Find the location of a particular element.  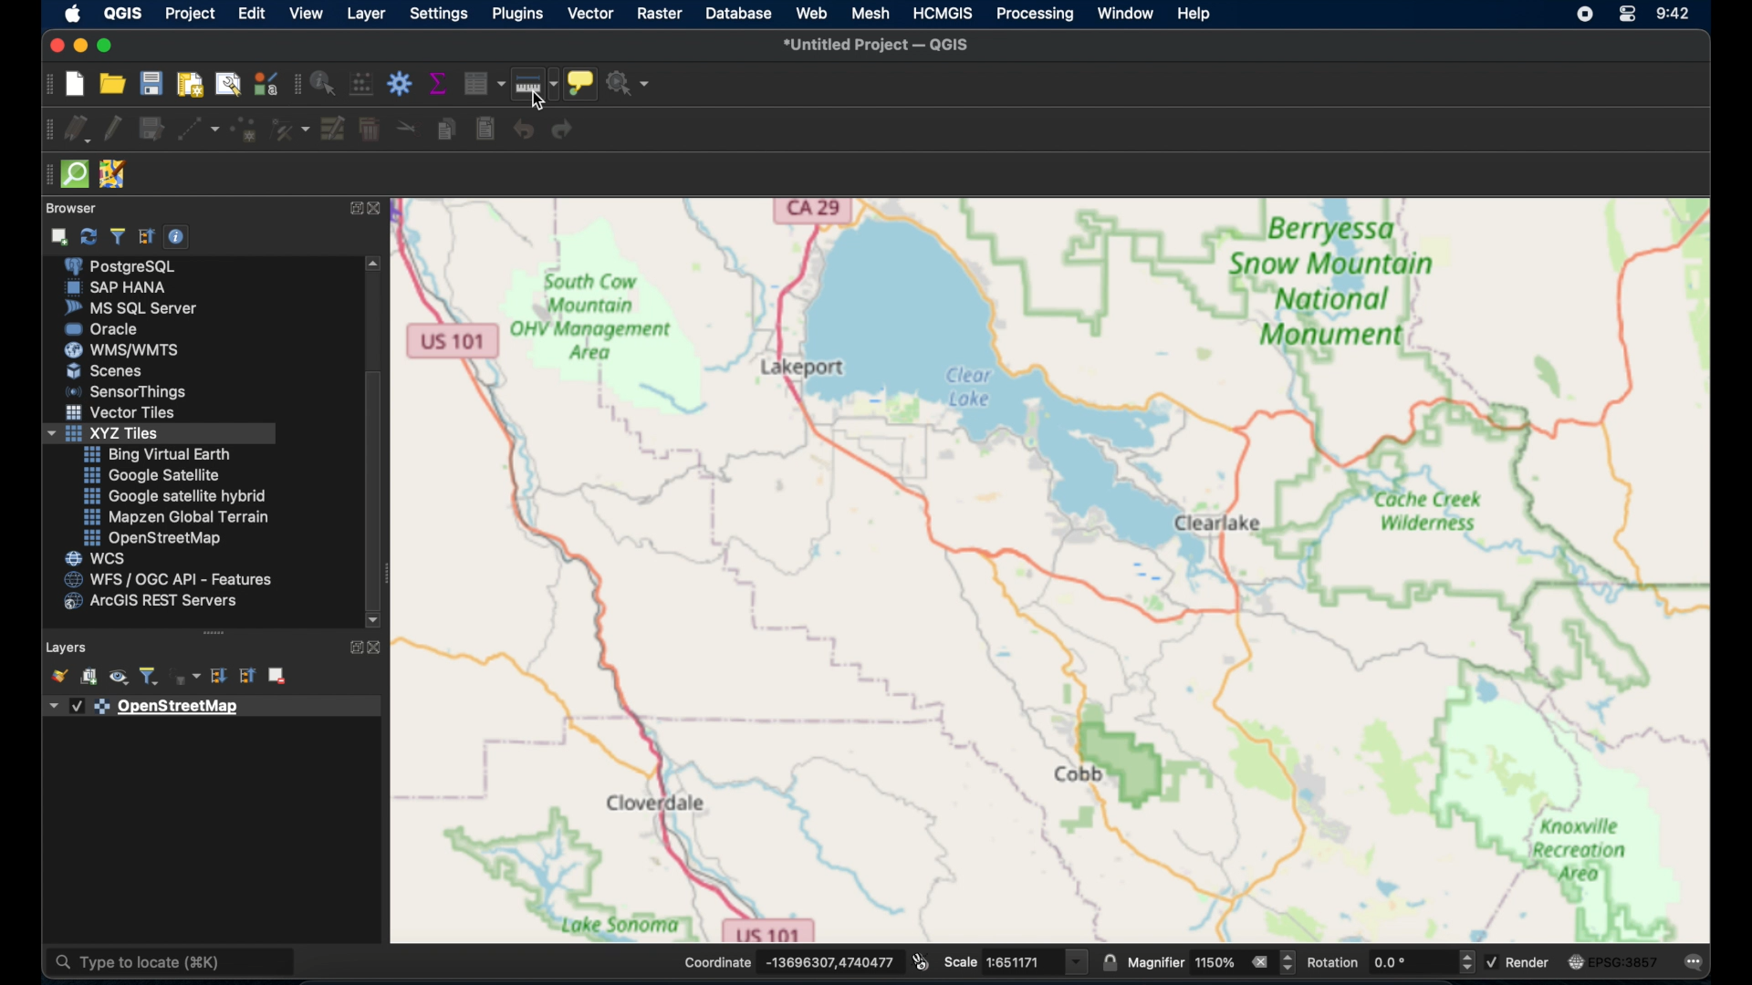

close is located at coordinates (381, 212).